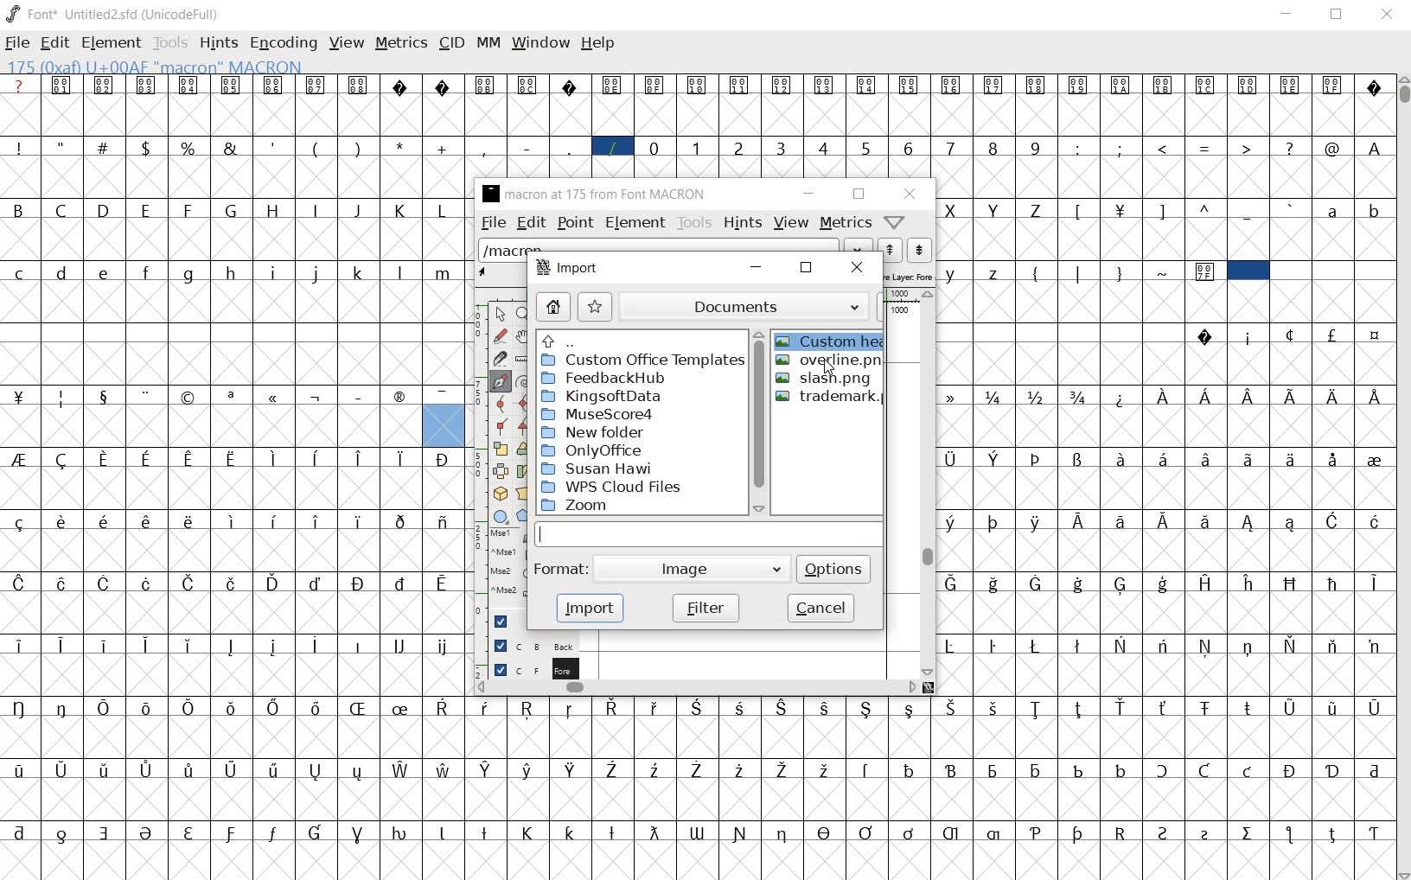 Image resolution: width=1411 pixels, height=880 pixels. I want to click on Symbol, so click(1331, 460).